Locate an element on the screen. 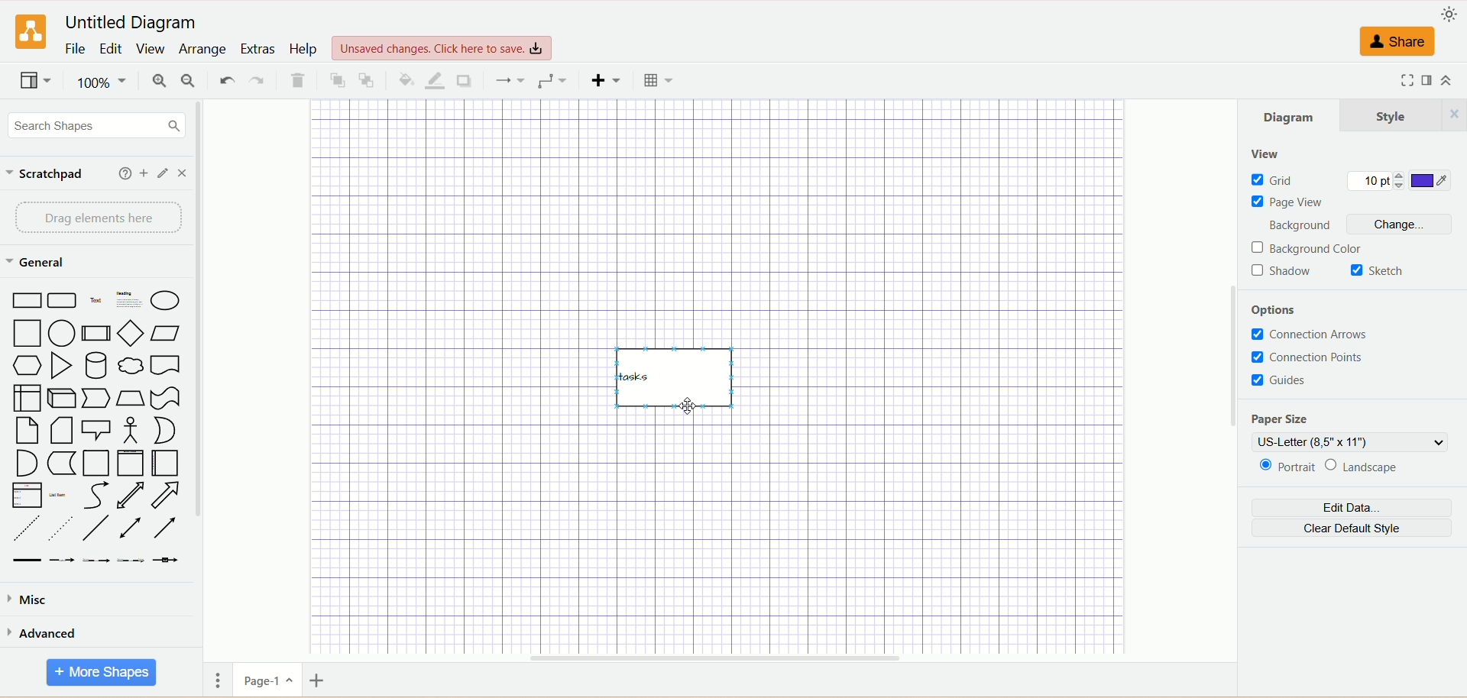 The height and width of the screenshot is (698, 1467). Curved Rectangle is located at coordinates (63, 301).